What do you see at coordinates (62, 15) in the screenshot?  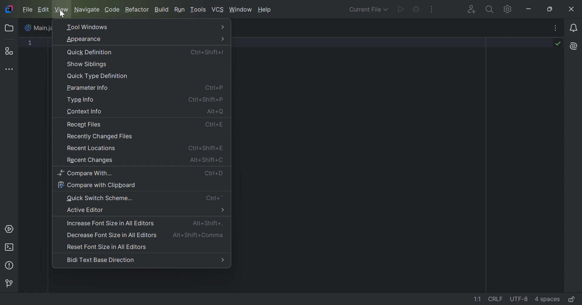 I see `Cursor` at bounding box center [62, 15].